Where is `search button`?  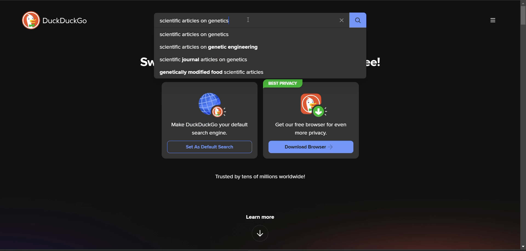
search button is located at coordinates (360, 22).